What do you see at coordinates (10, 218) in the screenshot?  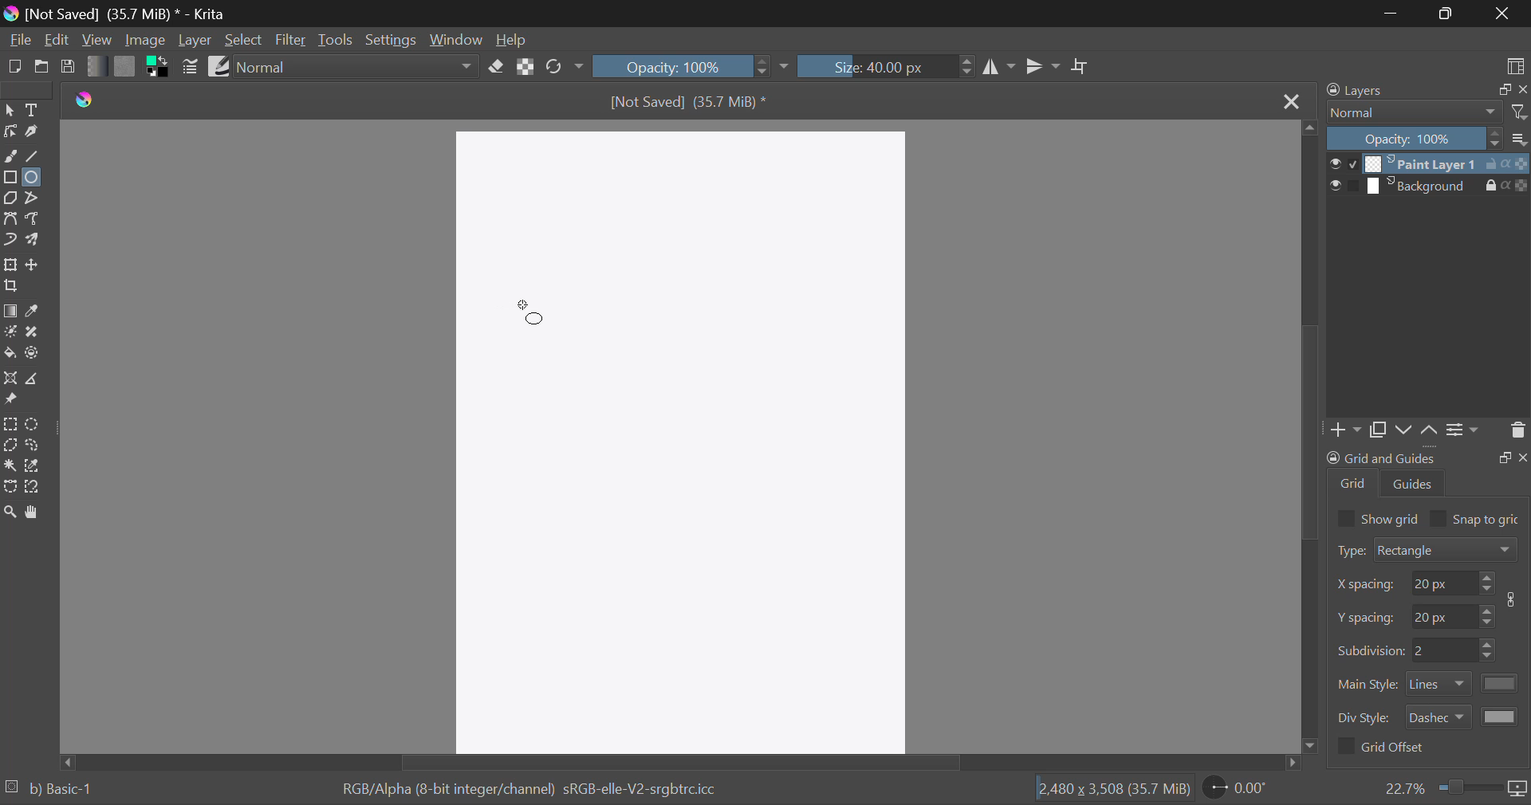 I see `Bezier Curve` at bounding box center [10, 218].